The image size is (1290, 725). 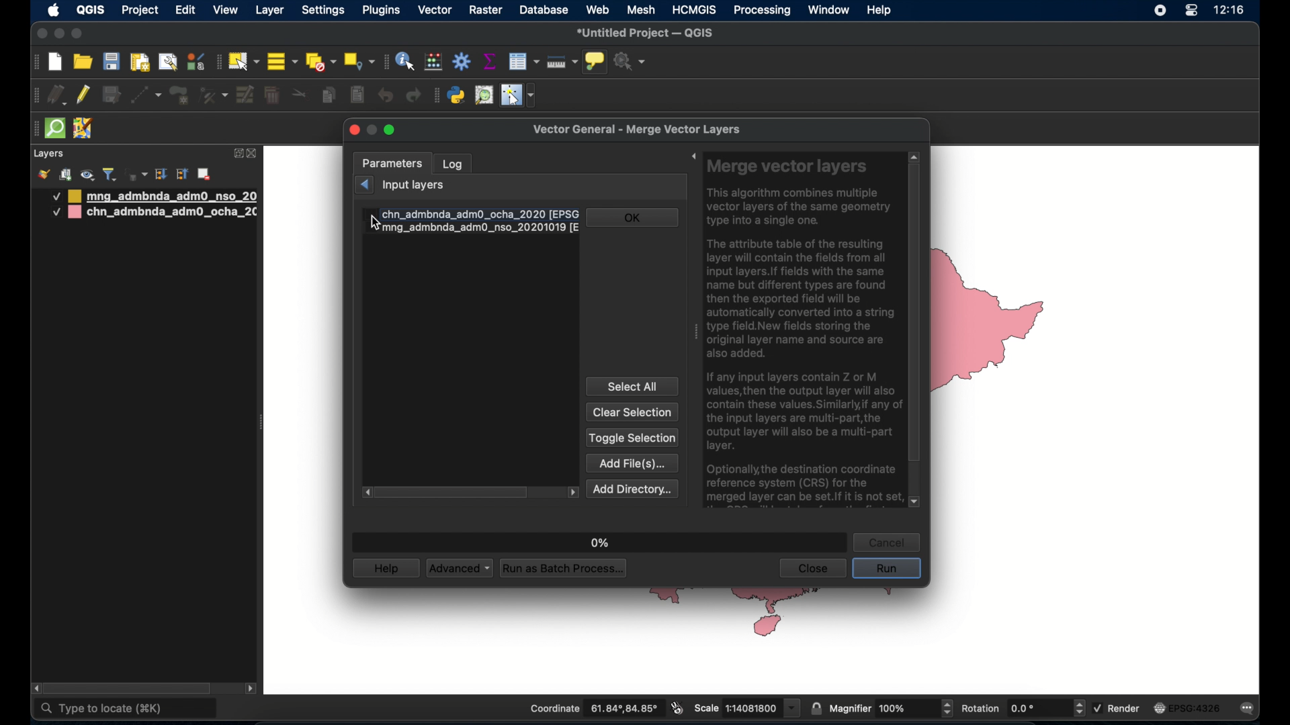 I want to click on collapse all , so click(x=183, y=176).